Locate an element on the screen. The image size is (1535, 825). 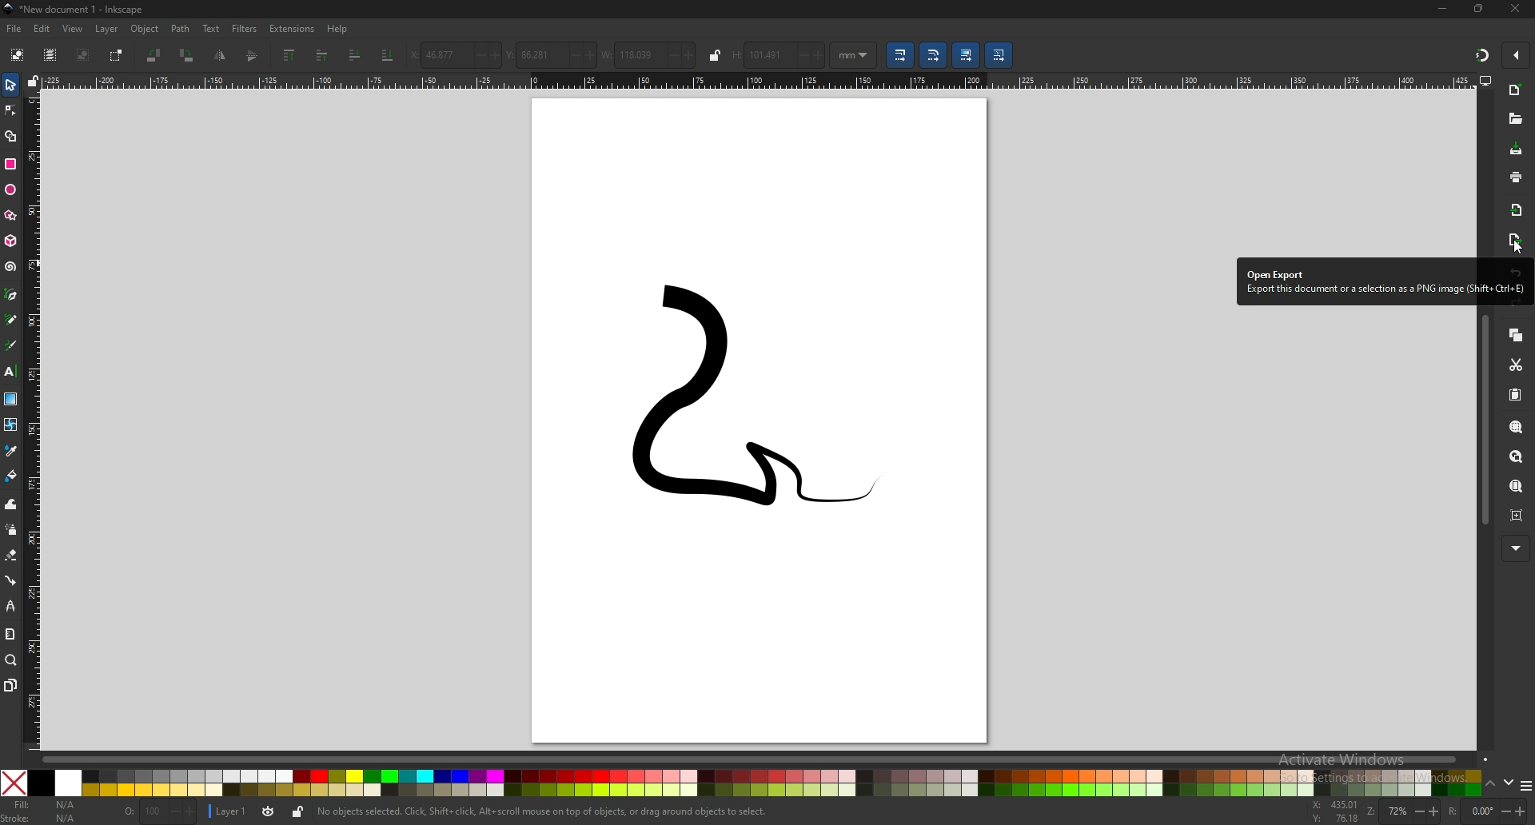
zoom centre page is located at coordinates (1518, 515).